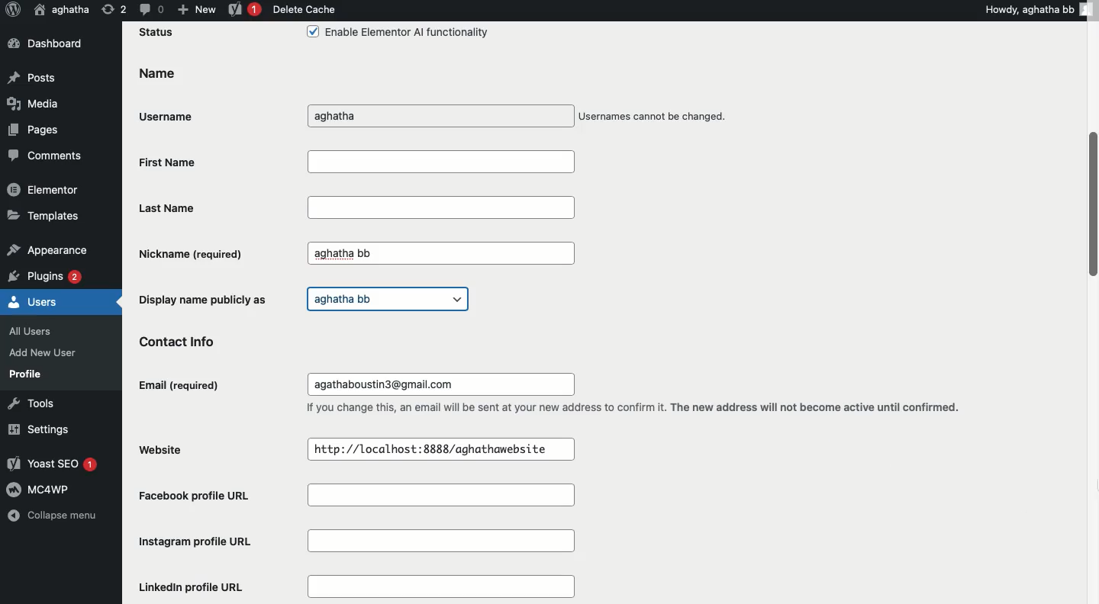 The image size is (1099, 604). Describe the element at coordinates (114, 8) in the screenshot. I see `Revision` at that location.